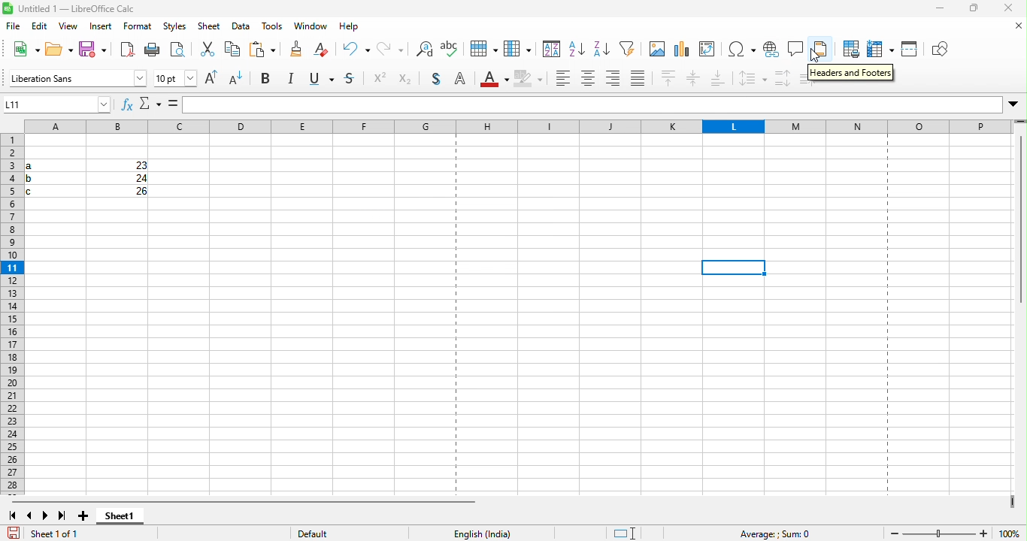 The height and width of the screenshot is (541, 1027). What do you see at coordinates (270, 79) in the screenshot?
I see `bold` at bounding box center [270, 79].